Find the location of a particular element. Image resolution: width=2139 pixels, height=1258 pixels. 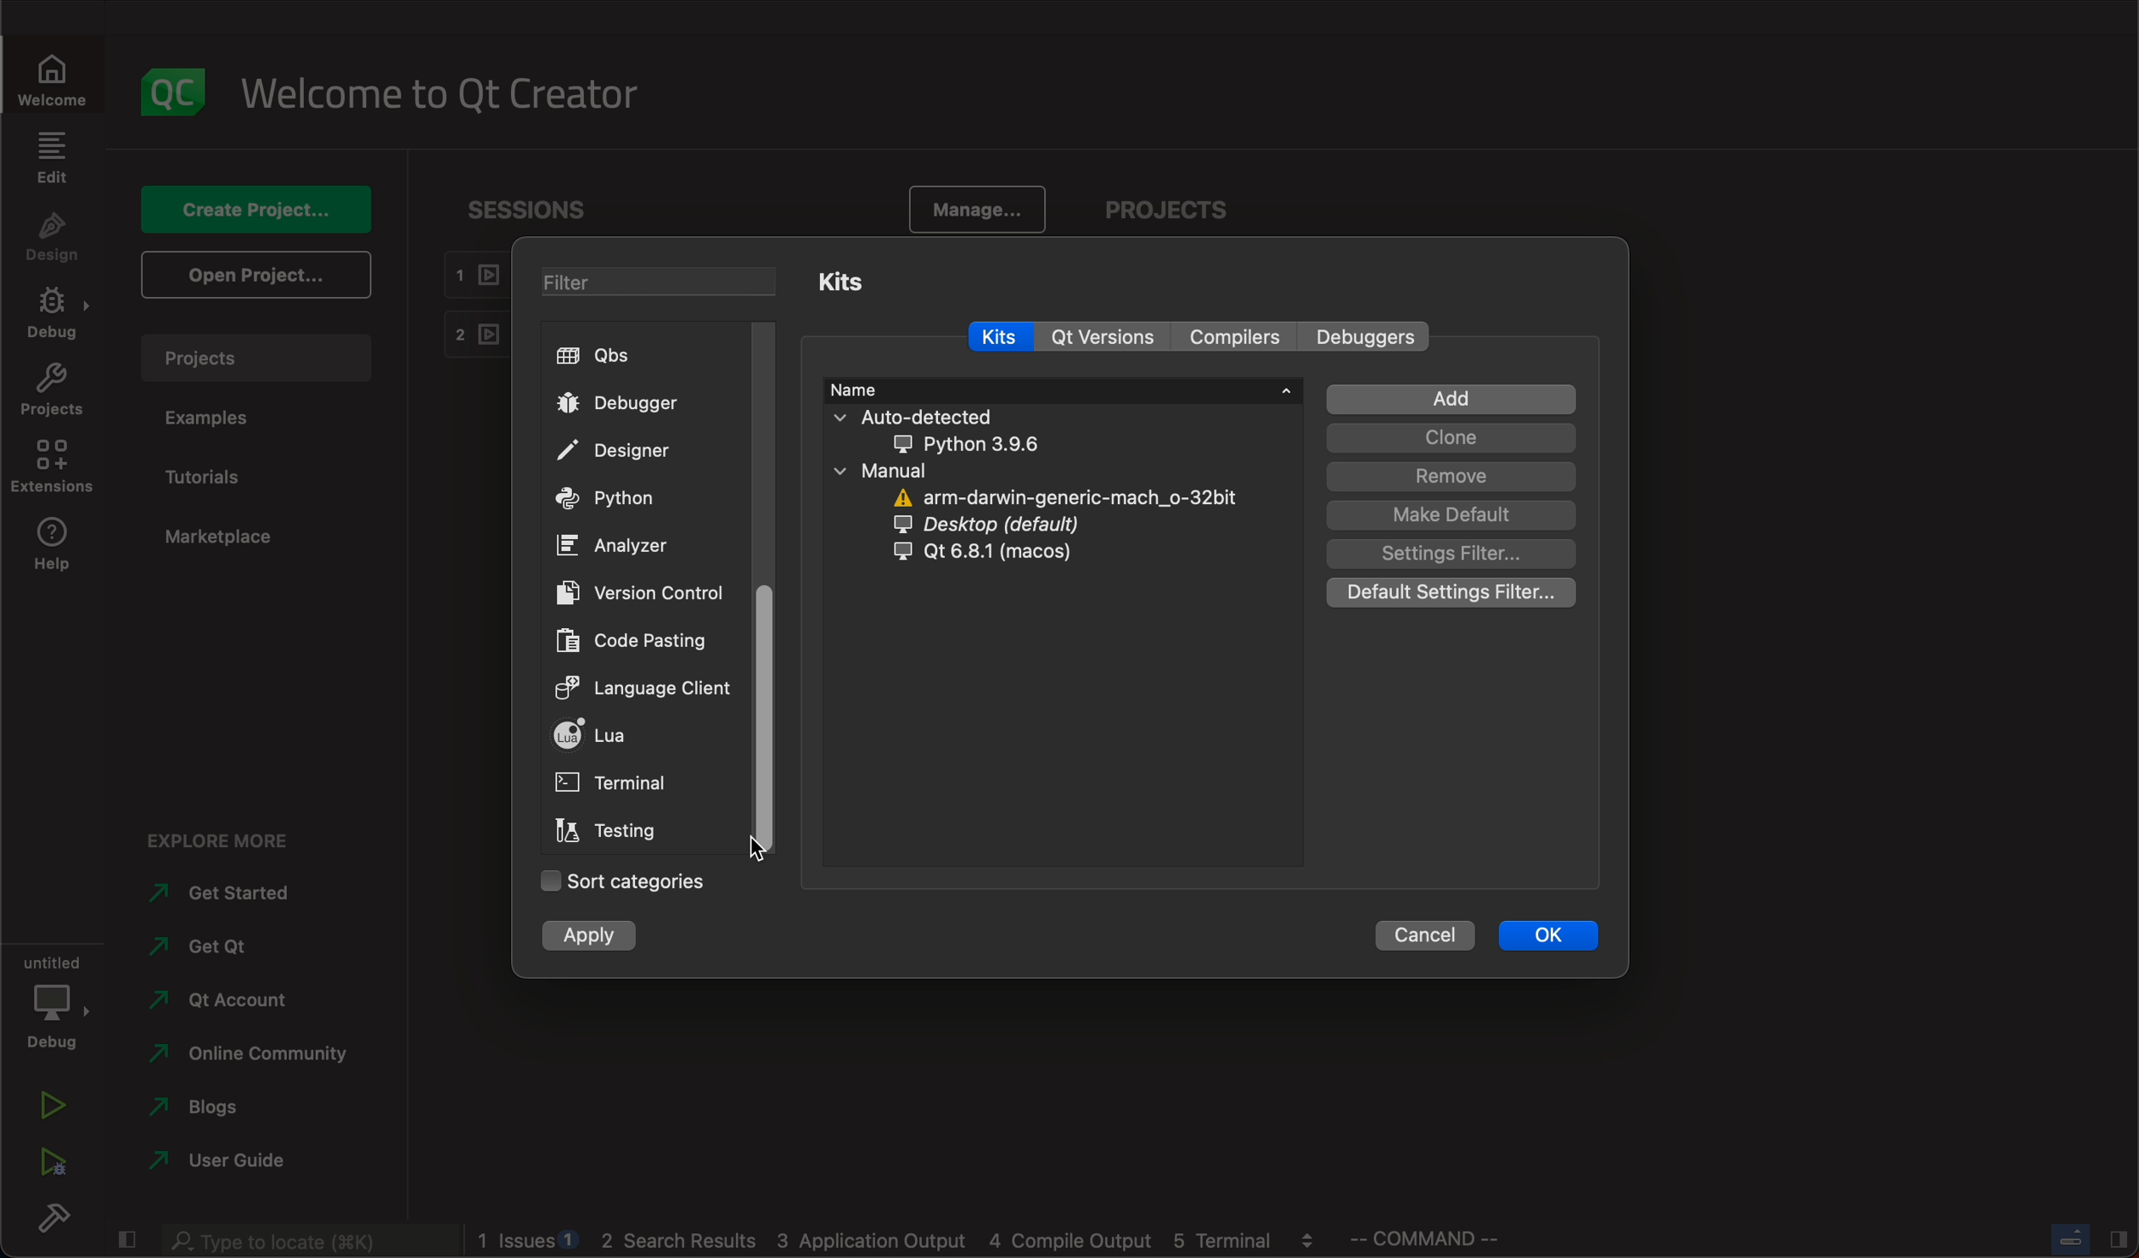

lua is located at coordinates (609, 734).